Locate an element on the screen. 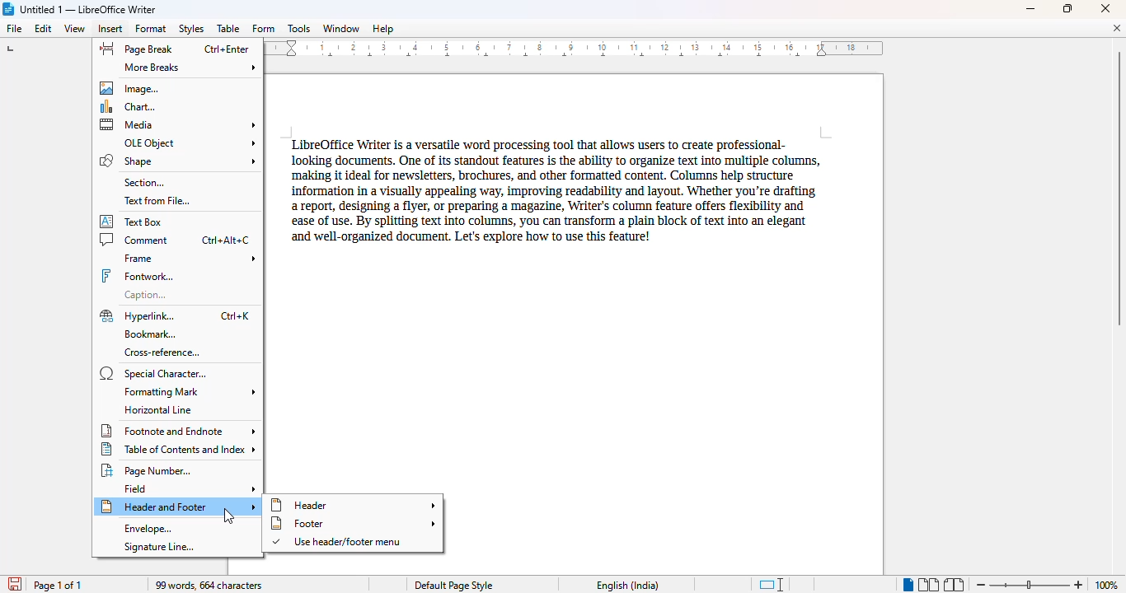  help is located at coordinates (382, 29).